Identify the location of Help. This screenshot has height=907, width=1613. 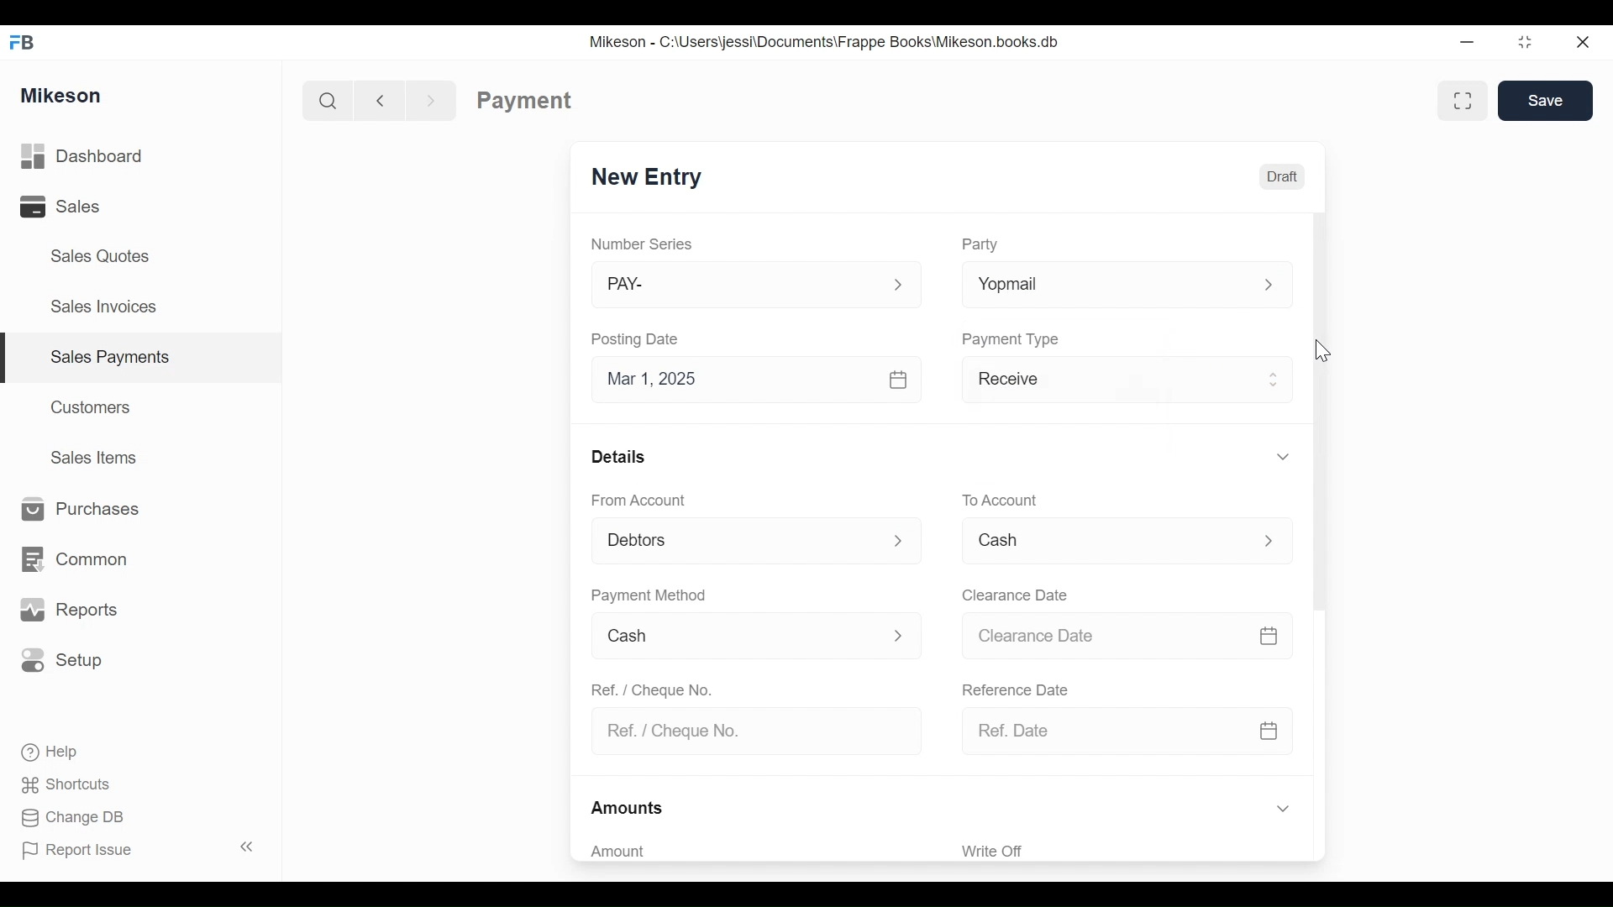
(62, 752).